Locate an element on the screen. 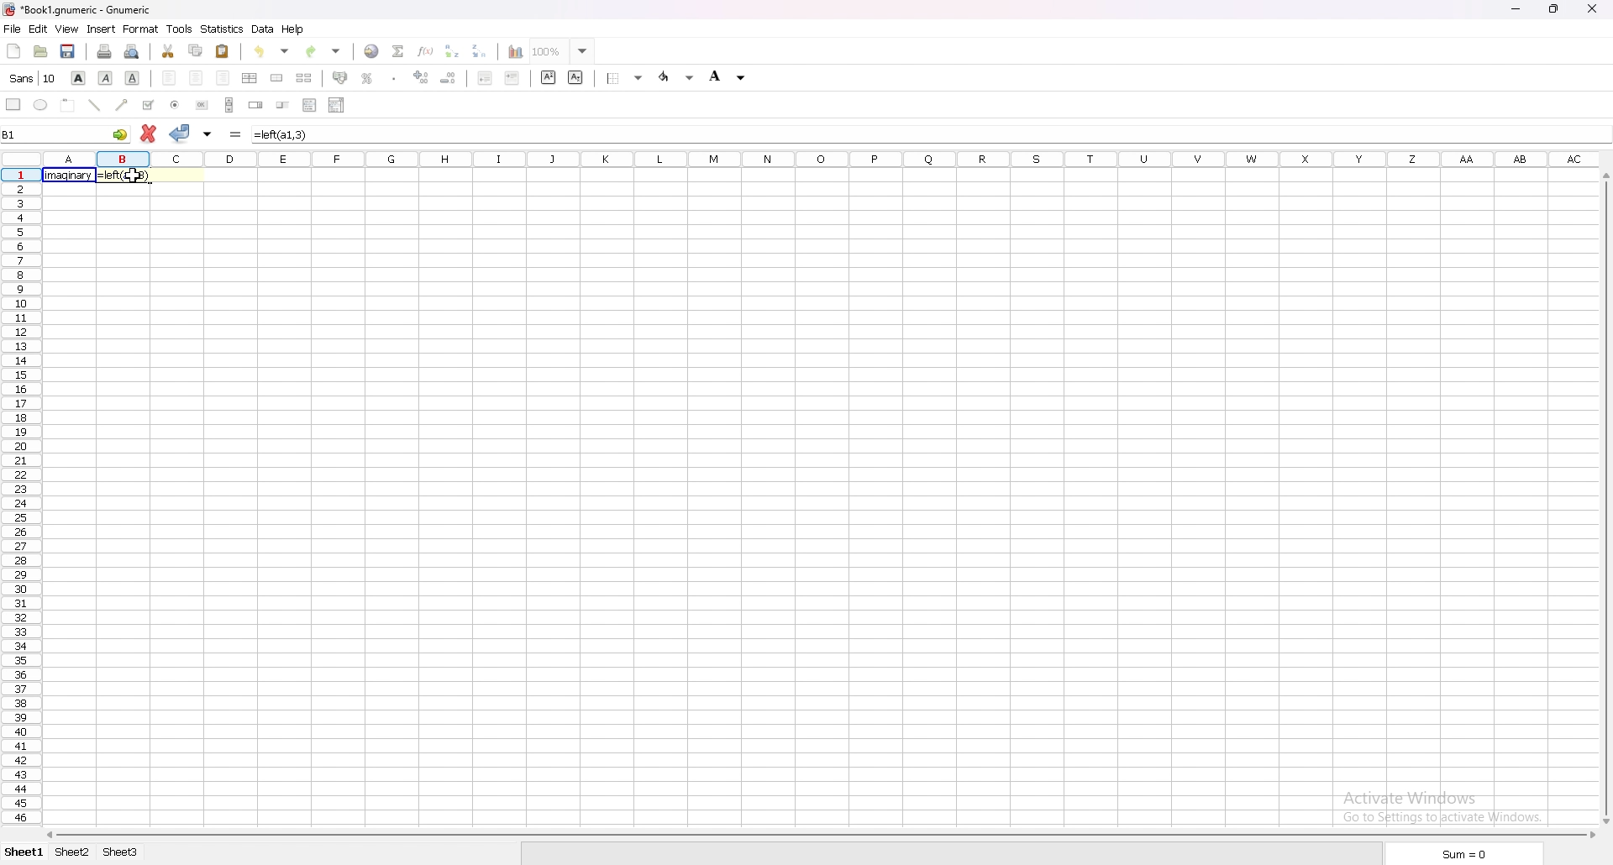 This screenshot has height=865, width=1613. ellipse is located at coordinates (40, 106).